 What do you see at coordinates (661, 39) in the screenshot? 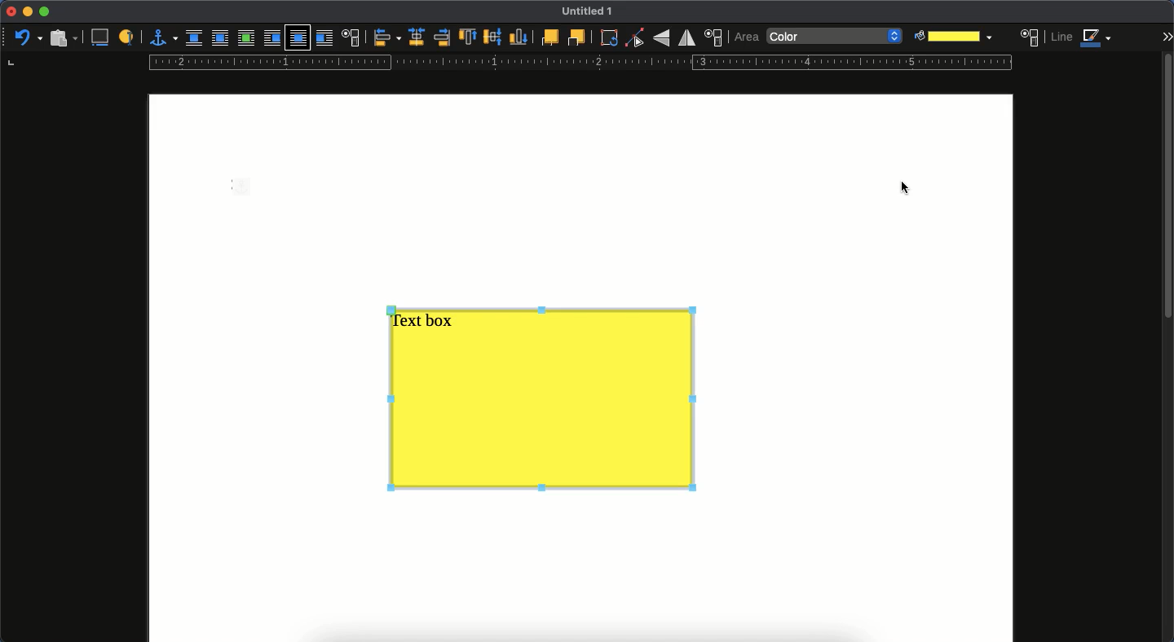
I see `rotate vertically` at bounding box center [661, 39].